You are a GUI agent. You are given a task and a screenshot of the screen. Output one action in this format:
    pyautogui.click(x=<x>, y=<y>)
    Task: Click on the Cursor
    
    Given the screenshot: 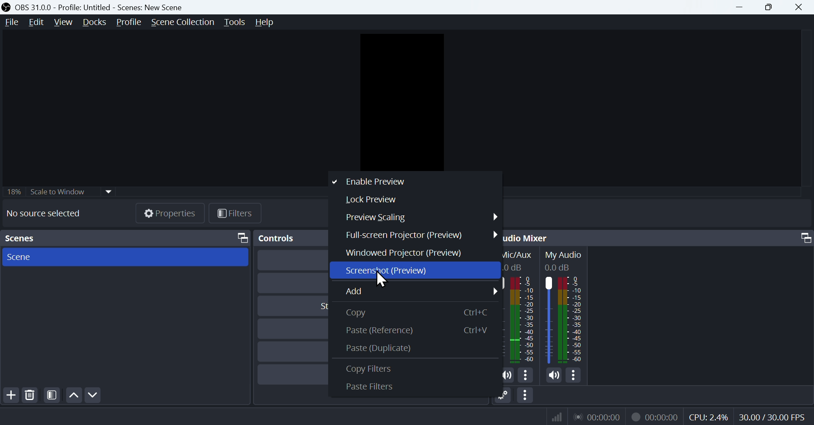 What is the action you would take?
    pyautogui.click(x=382, y=281)
    